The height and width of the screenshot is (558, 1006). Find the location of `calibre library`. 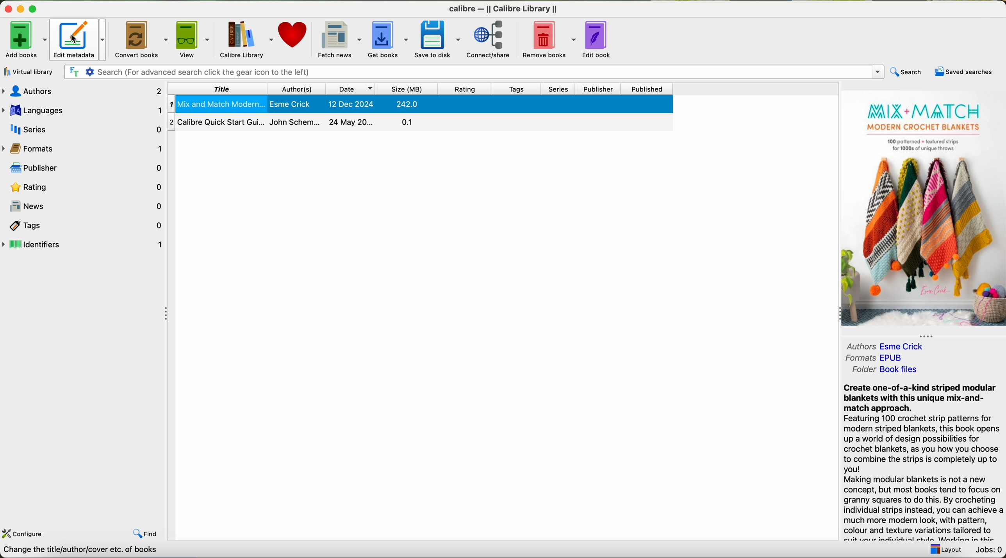

calibre library is located at coordinates (245, 38).